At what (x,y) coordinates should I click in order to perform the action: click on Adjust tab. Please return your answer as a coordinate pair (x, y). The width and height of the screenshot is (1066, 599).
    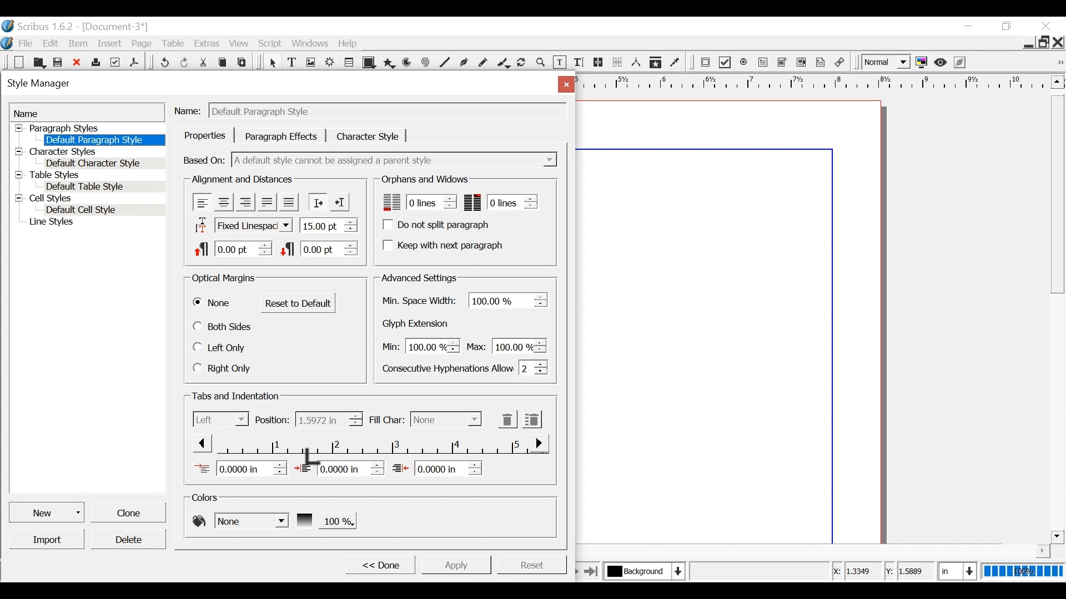
    Looking at the image, I should click on (369, 443).